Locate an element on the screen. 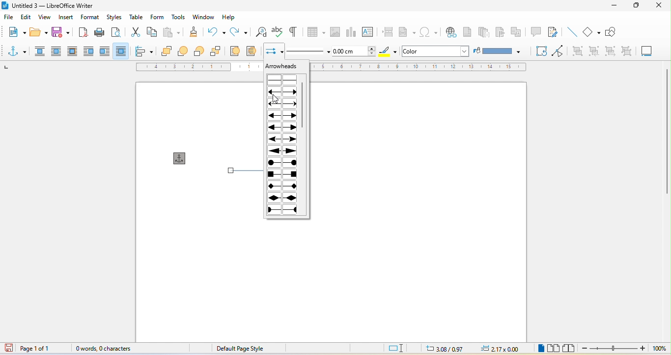  group is located at coordinates (577, 51).